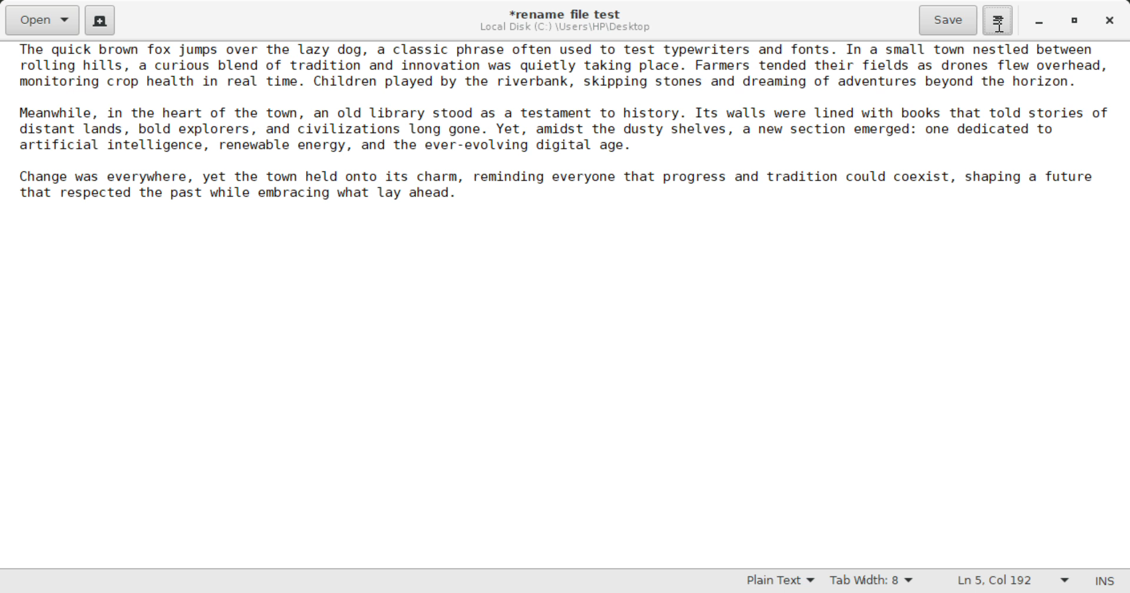 This screenshot has height=593, width=1130. What do you see at coordinates (998, 24) in the screenshot?
I see `Cursor Position` at bounding box center [998, 24].